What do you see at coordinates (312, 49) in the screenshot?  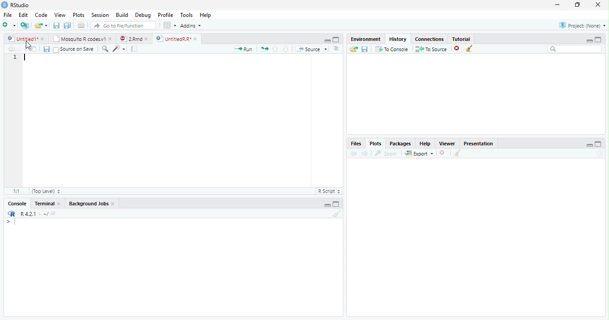 I see `Source` at bounding box center [312, 49].